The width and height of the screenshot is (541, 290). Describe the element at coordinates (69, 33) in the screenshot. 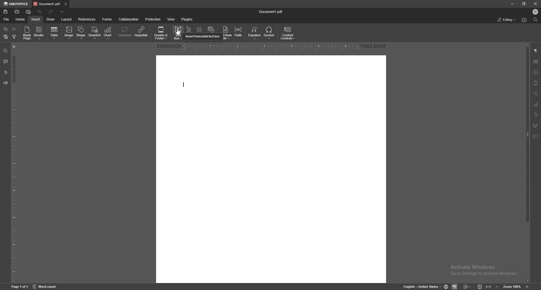

I see `image` at that location.